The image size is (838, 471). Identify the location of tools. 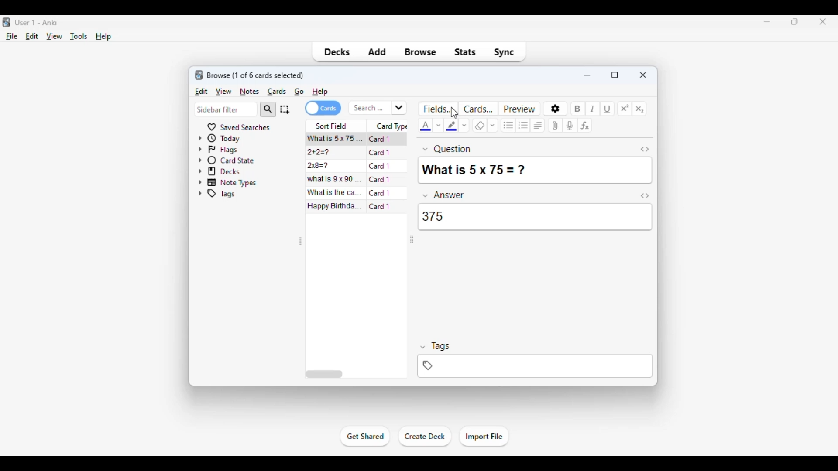
(79, 37).